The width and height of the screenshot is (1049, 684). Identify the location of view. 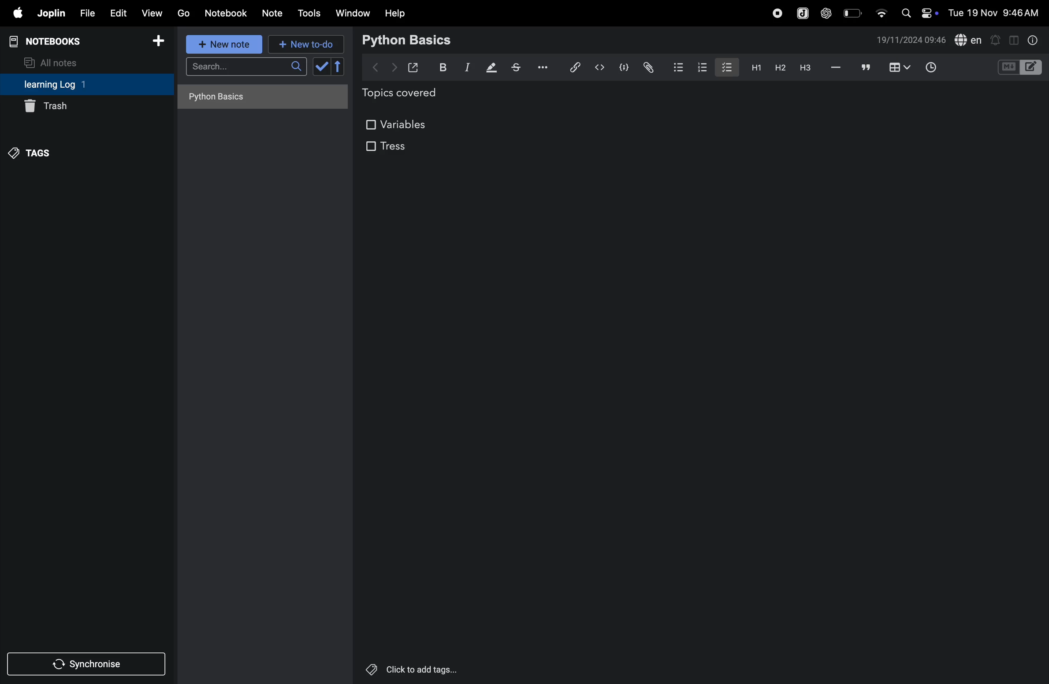
(153, 13).